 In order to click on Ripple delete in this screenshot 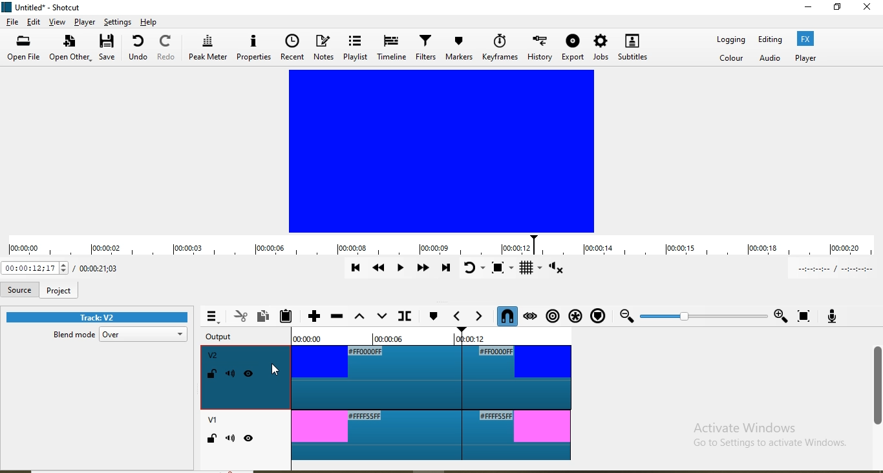, I will do `click(337, 317)`.